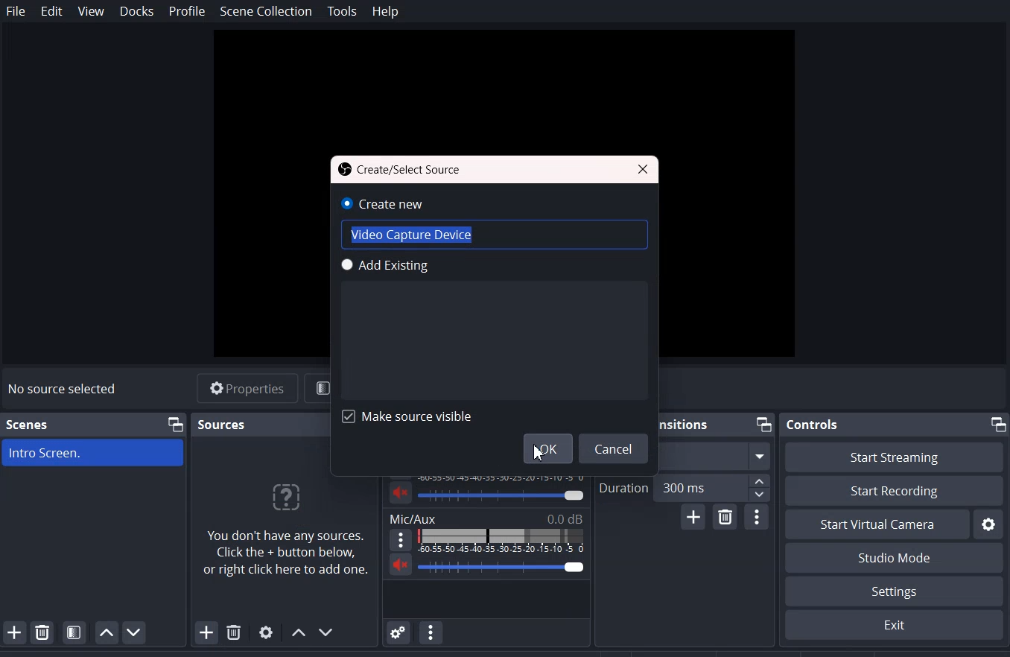 The width and height of the screenshot is (1010, 657). What do you see at coordinates (893, 558) in the screenshot?
I see `Studio Mode` at bounding box center [893, 558].